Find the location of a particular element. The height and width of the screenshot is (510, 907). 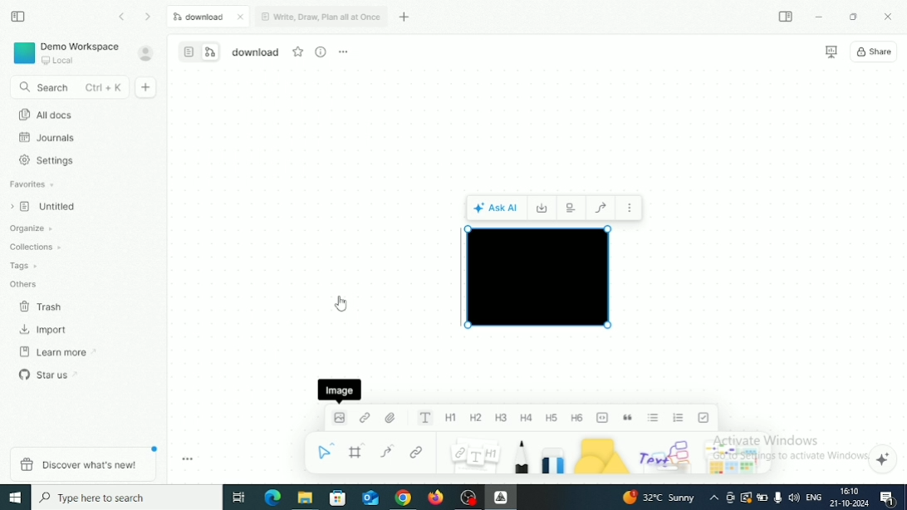

Switch is located at coordinates (199, 51).